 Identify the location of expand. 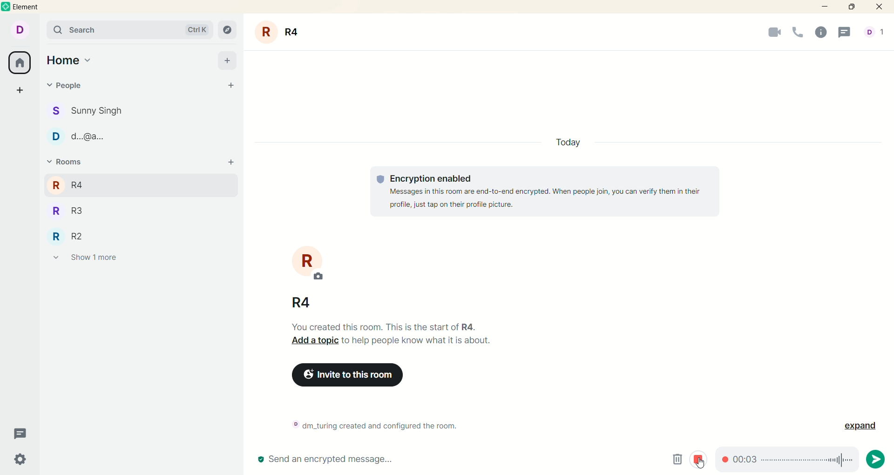
(858, 425).